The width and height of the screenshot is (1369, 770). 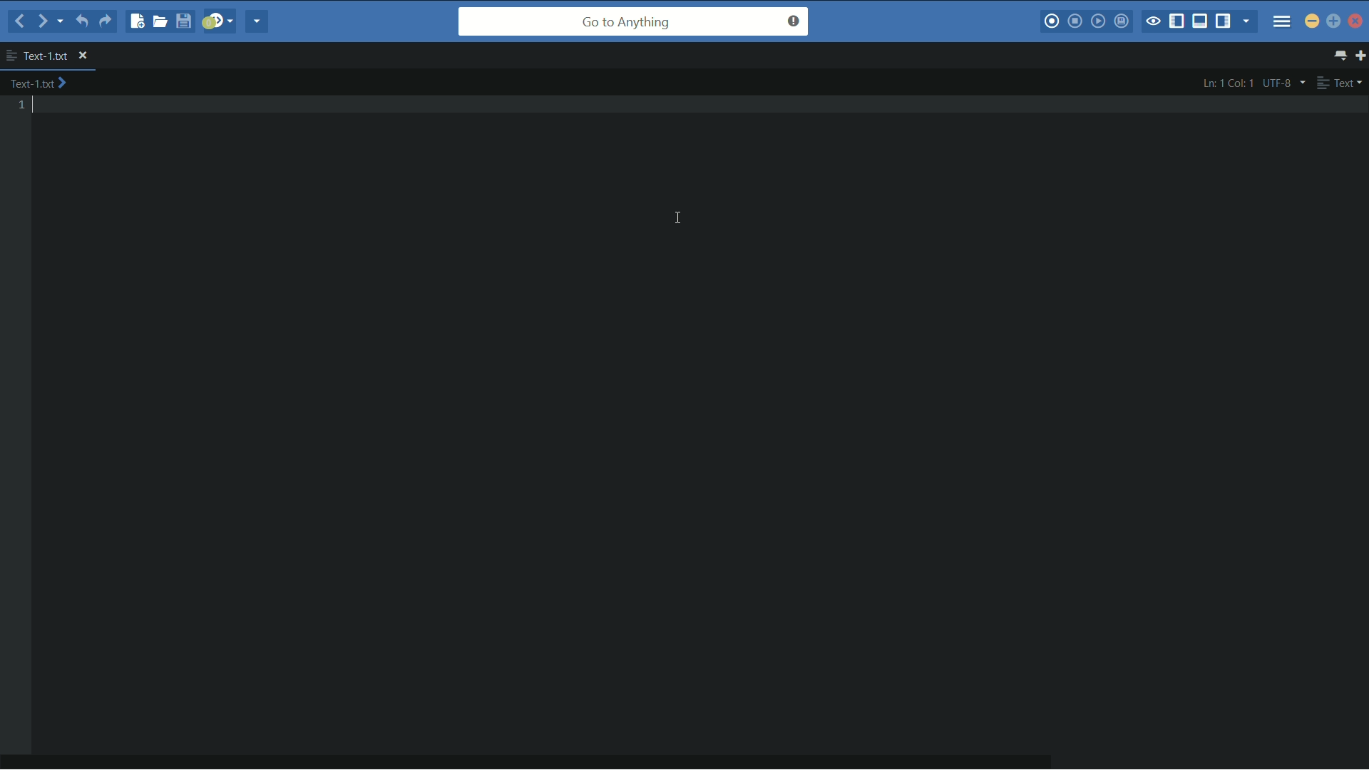 I want to click on show/hide left panel, so click(x=1177, y=23).